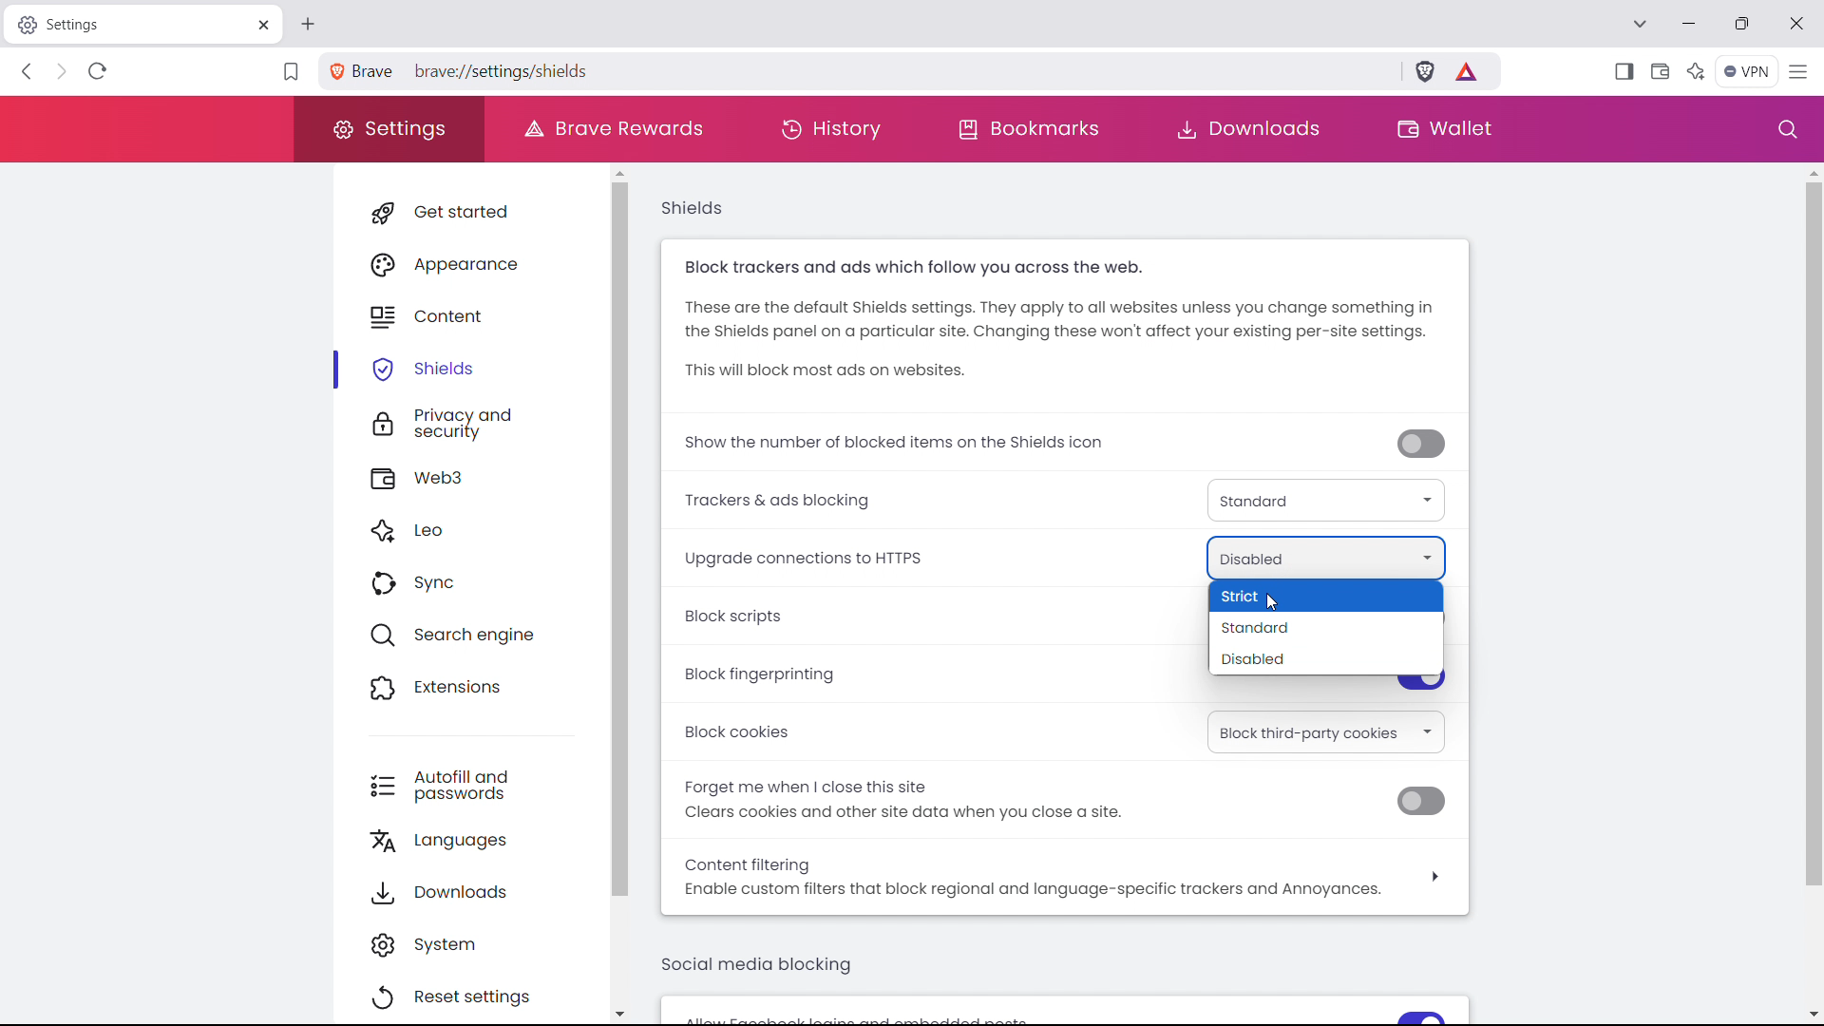 The width and height of the screenshot is (1824, 1026). I want to click on search in tabs, so click(1639, 22).